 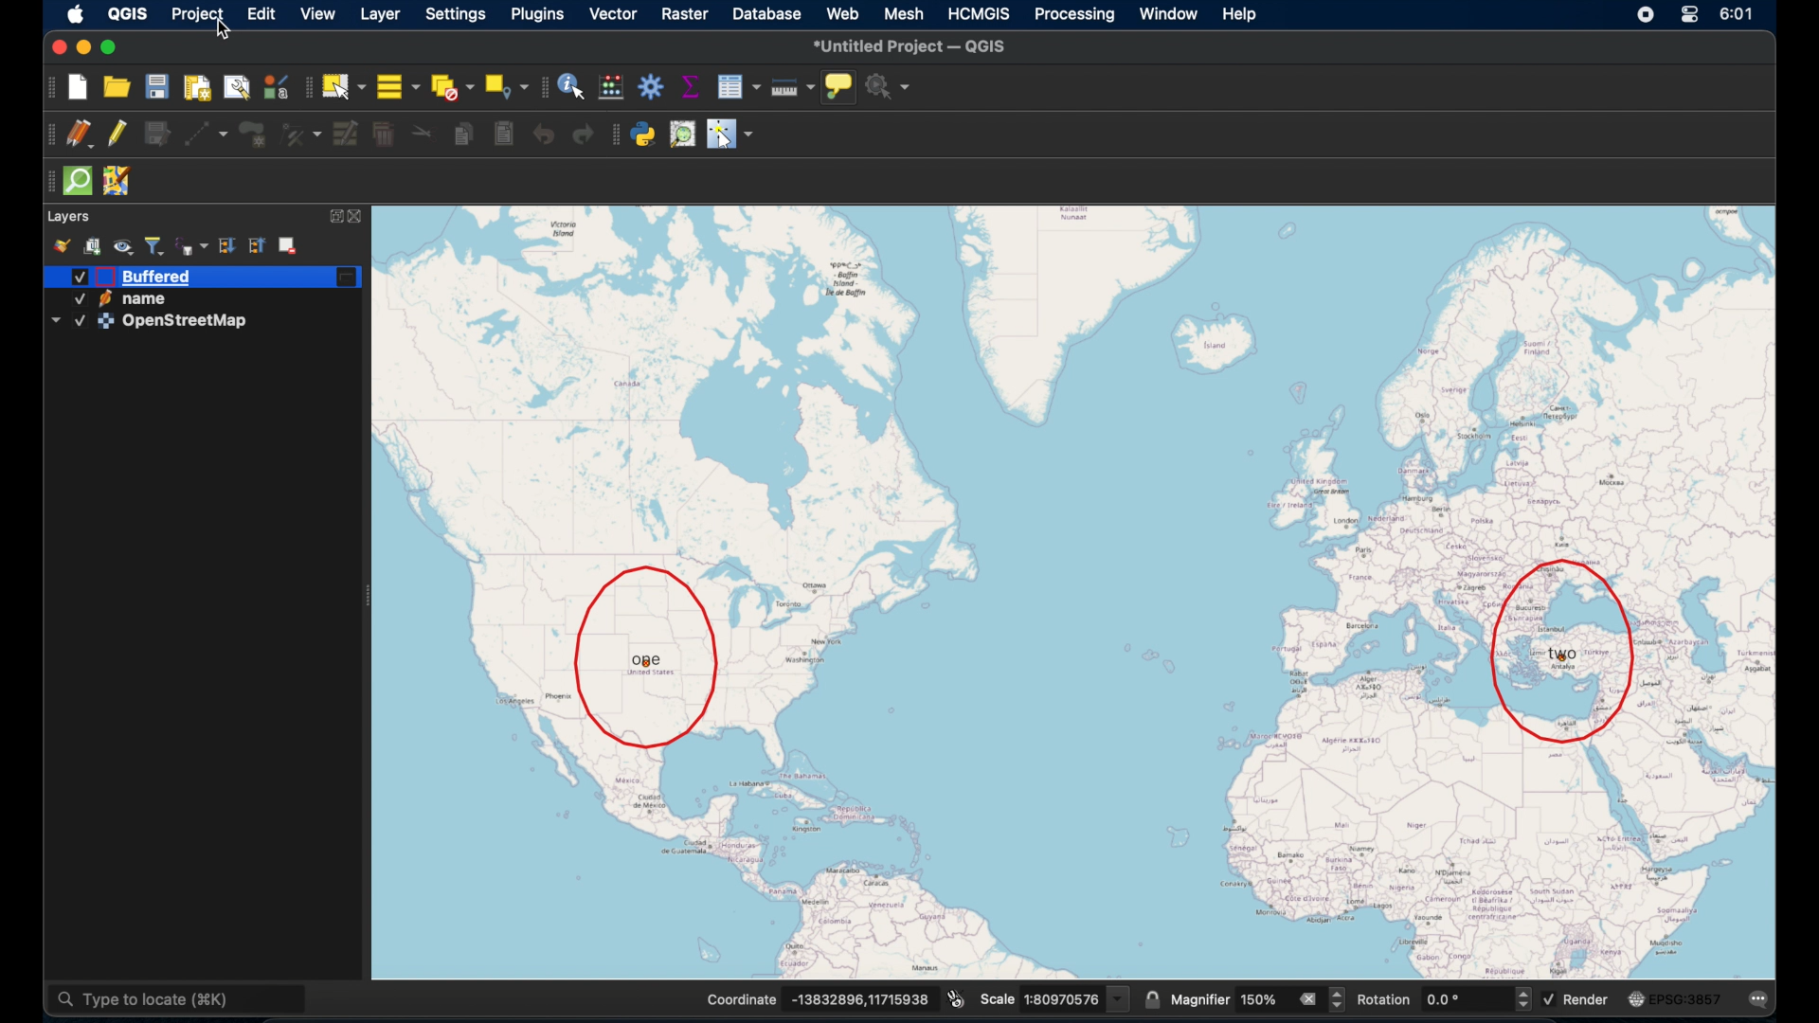 What do you see at coordinates (74, 275) in the screenshot?
I see `Checked checkbox` at bounding box center [74, 275].